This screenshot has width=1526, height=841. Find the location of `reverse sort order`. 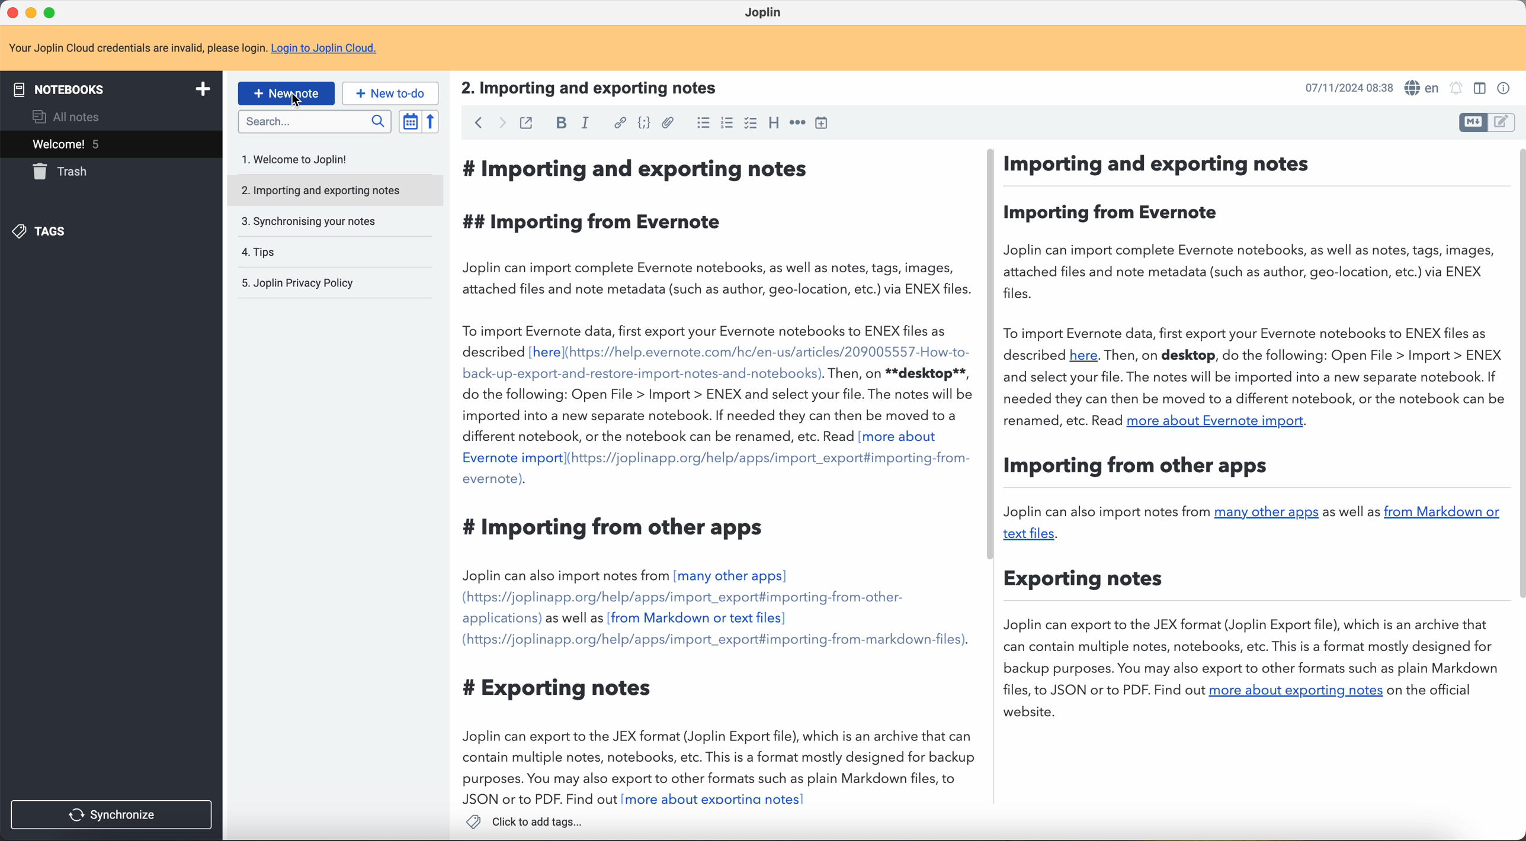

reverse sort order is located at coordinates (431, 123).